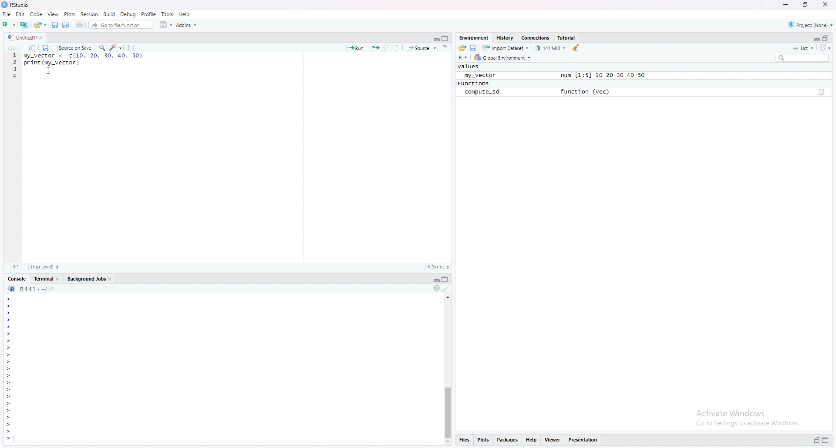 This screenshot has width=836, height=448. I want to click on Close, so click(824, 5).